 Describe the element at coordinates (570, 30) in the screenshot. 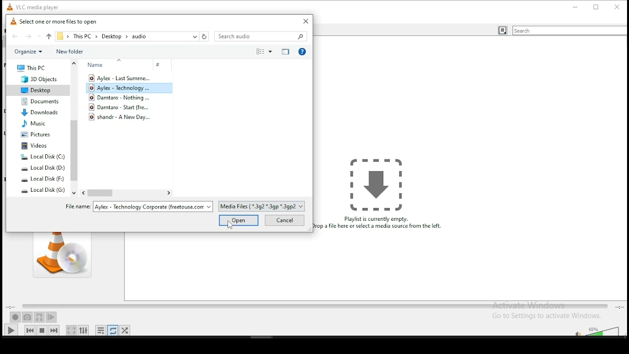

I see `search bar` at that location.